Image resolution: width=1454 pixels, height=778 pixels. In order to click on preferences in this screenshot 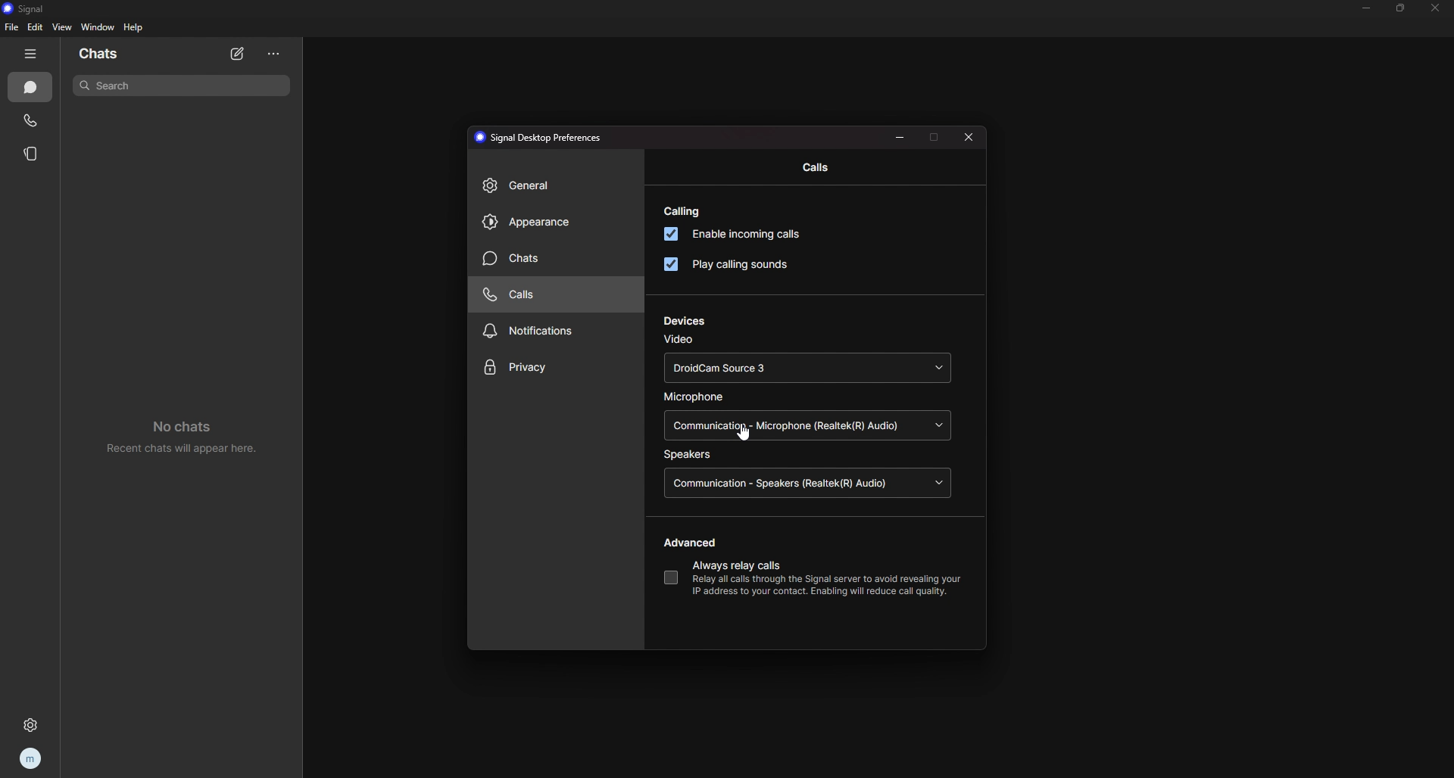, I will do `click(542, 138)`.